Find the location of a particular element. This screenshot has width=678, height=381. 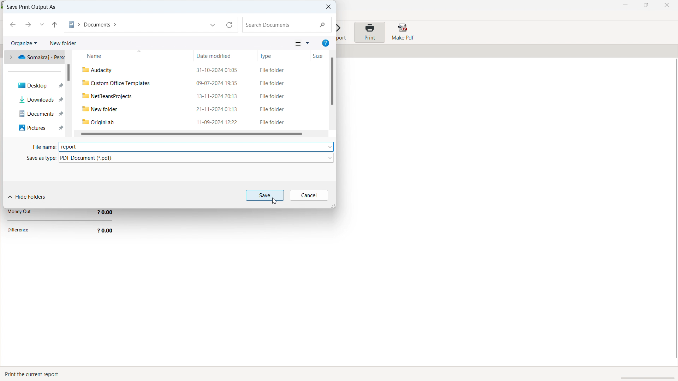

next folder is located at coordinates (28, 24).